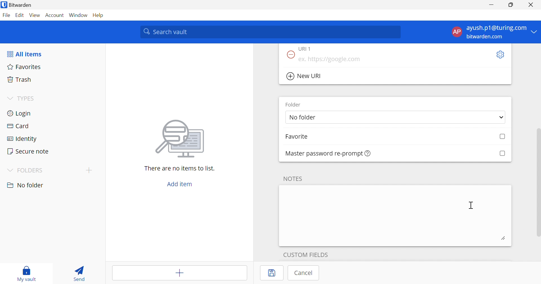 The width and height of the screenshot is (541, 284). What do you see at coordinates (79, 15) in the screenshot?
I see `Window` at bounding box center [79, 15].